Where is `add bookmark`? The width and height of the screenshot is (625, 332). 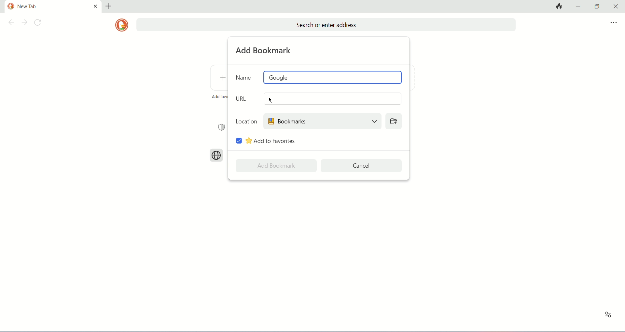 add bookmark is located at coordinates (265, 50).